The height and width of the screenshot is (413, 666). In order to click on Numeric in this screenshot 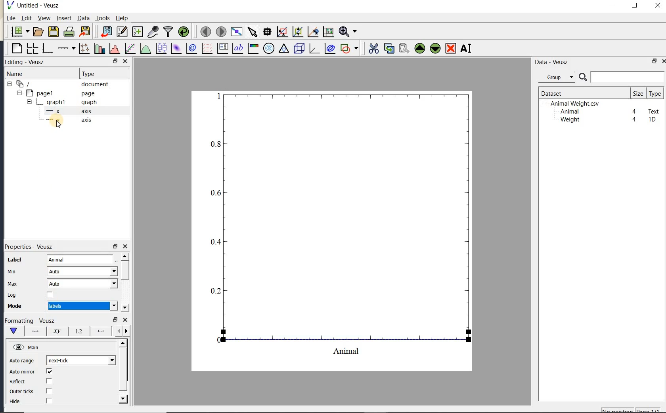, I will do `click(82, 306)`.